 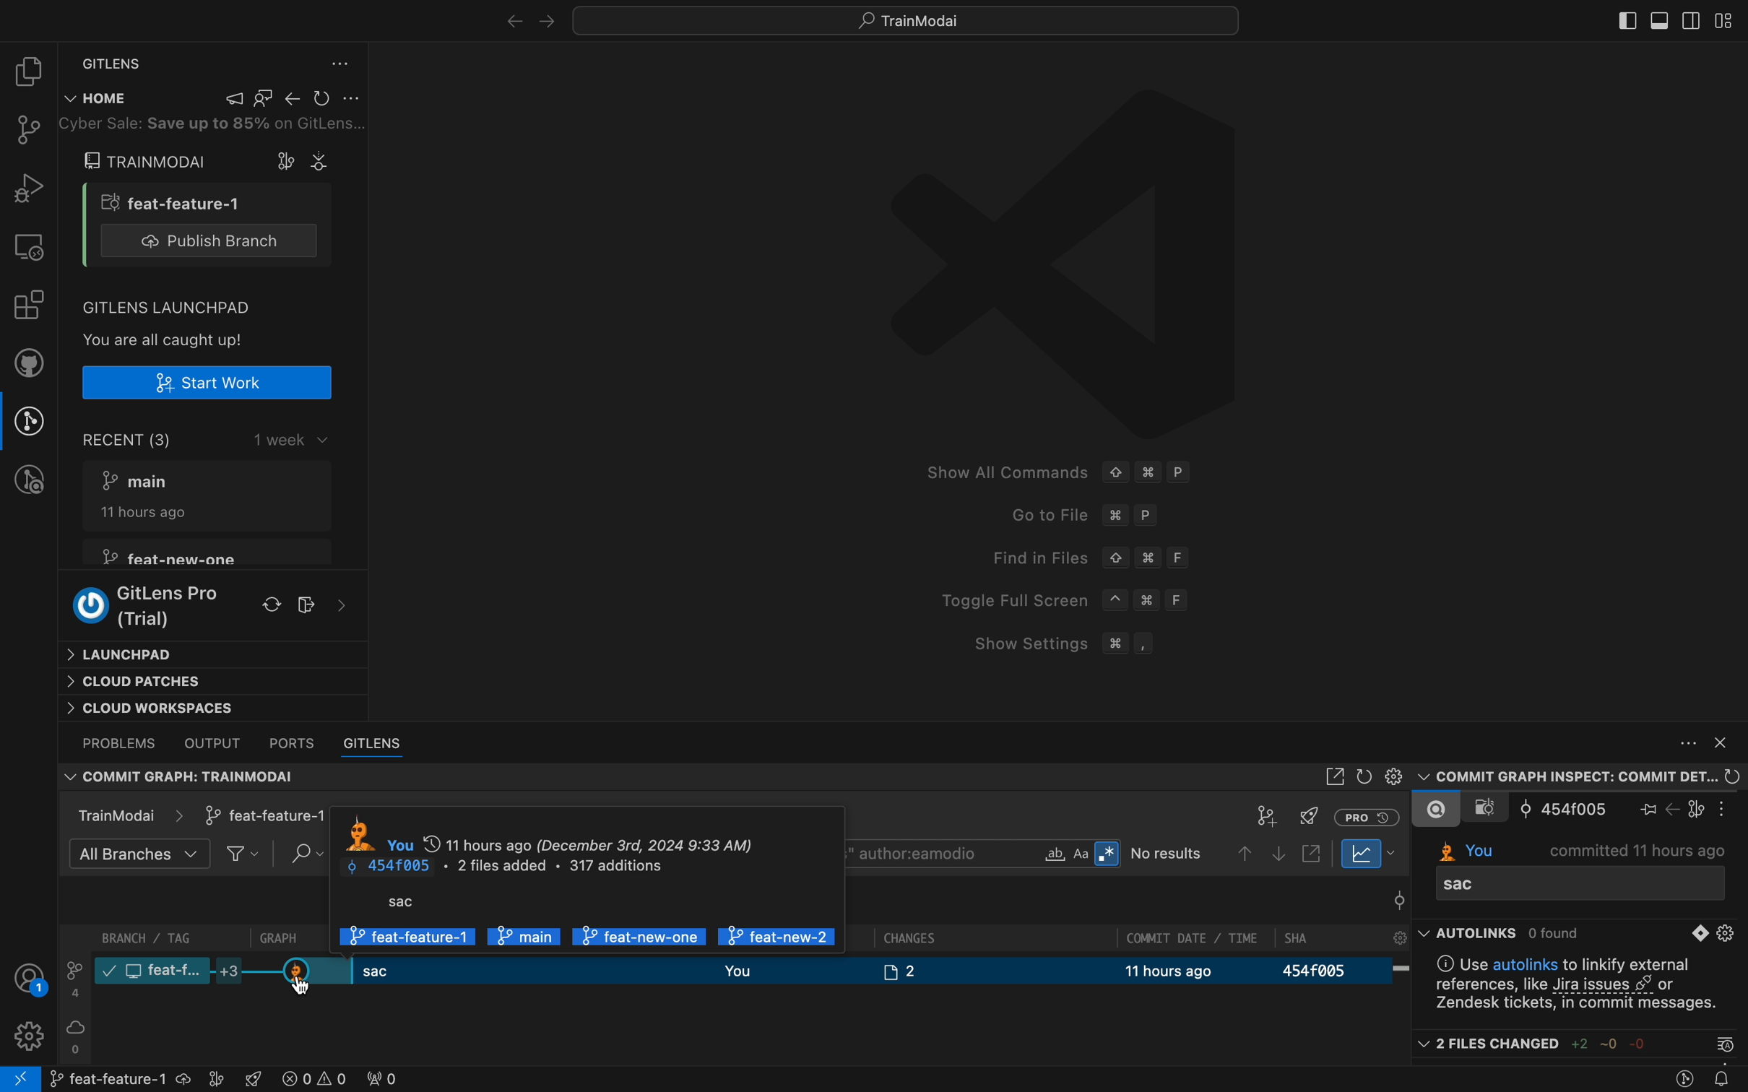 What do you see at coordinates (27, 1036) in the screenshot?
I see `Settings ` at bounding box center [27, 1036].